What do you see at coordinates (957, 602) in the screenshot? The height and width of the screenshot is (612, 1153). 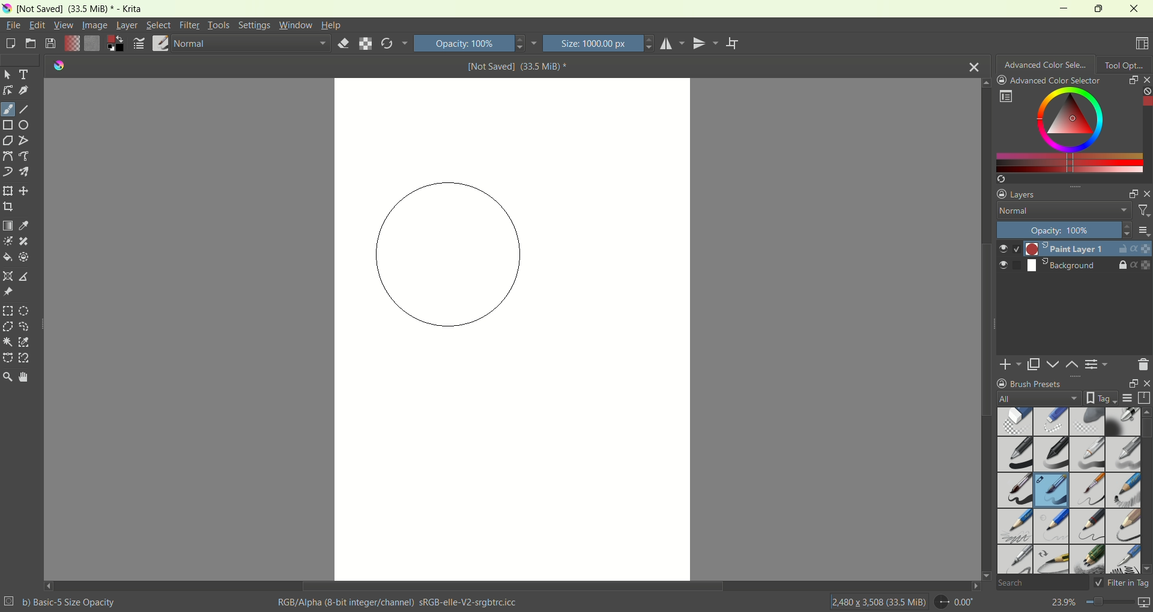 I see `0.00"` at bounding box center [957, 602].